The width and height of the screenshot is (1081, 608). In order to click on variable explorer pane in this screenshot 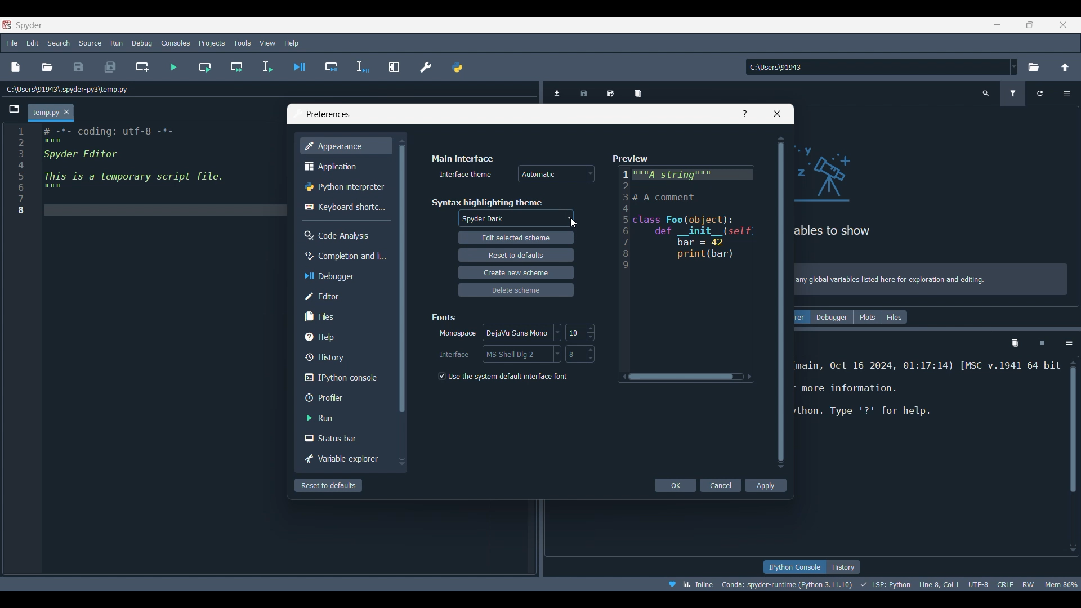, I will do `click(932, 185)`.